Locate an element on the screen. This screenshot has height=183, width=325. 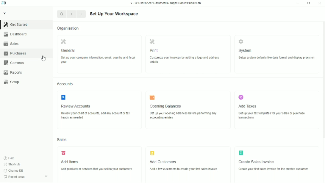
Sales is located at coordinates (62, 139).